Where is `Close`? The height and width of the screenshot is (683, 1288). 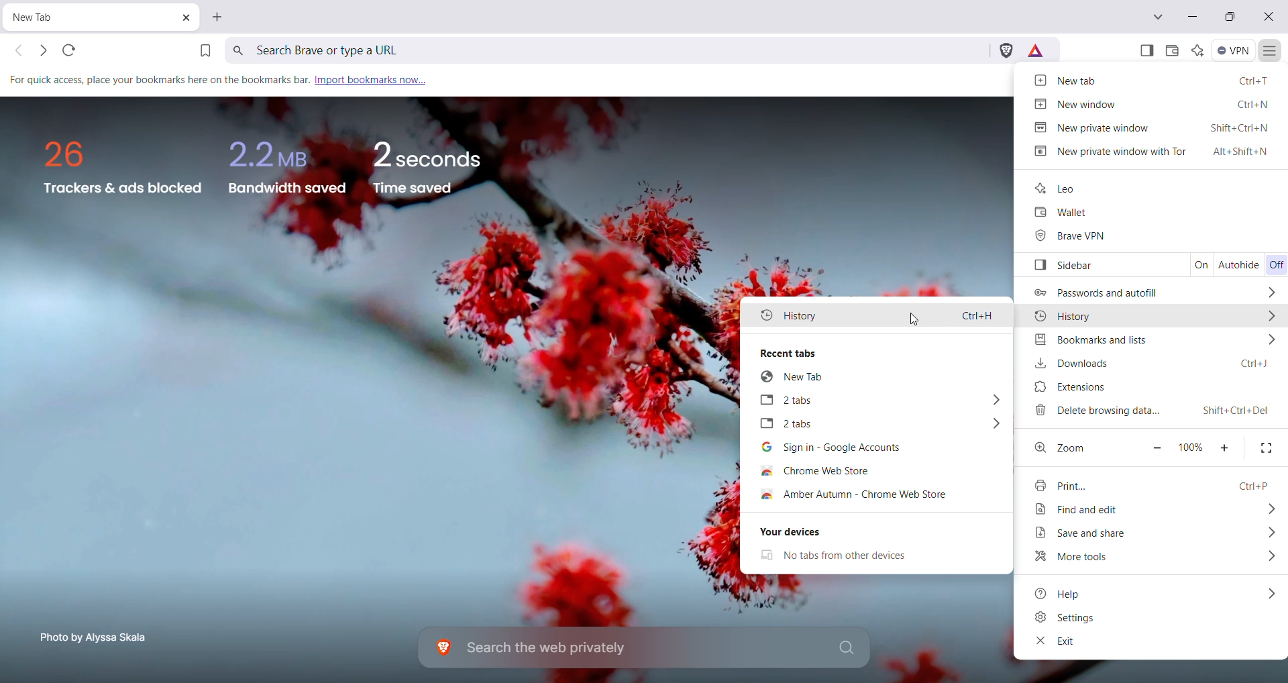
Close is located at coordinates (1270, 18).